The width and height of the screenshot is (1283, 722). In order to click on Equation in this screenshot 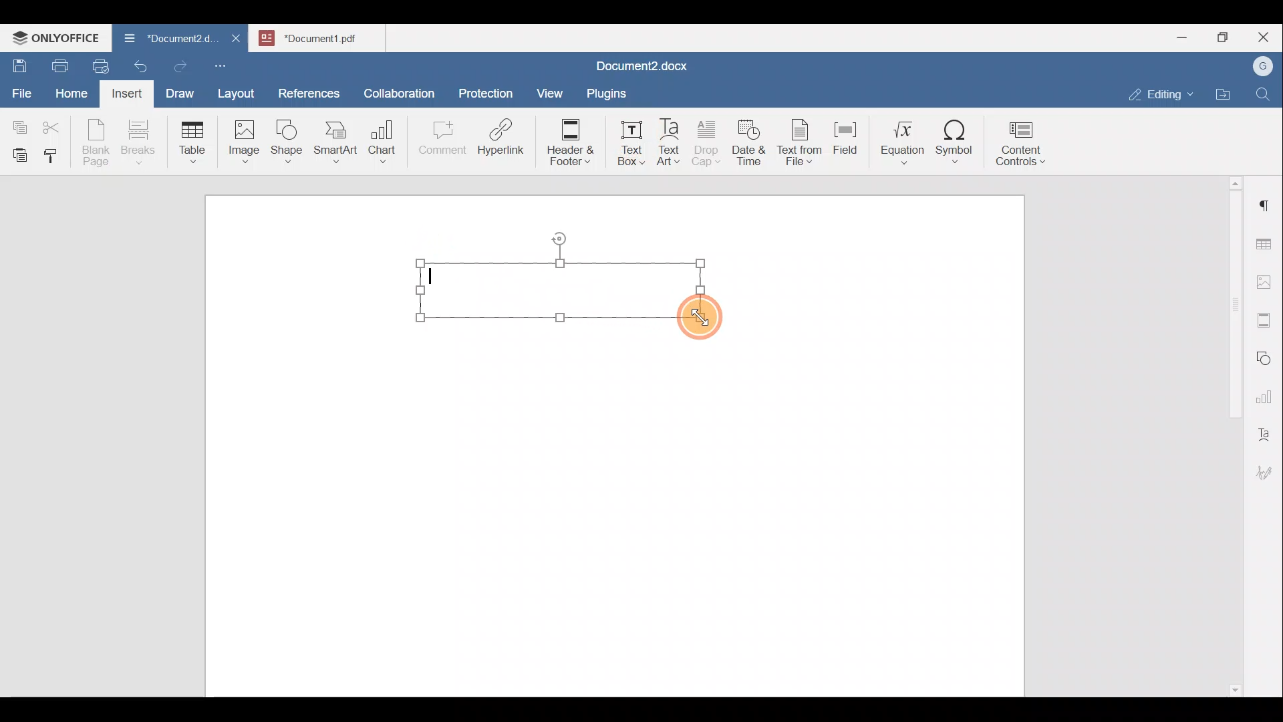, I will do `click(905, 142)`.